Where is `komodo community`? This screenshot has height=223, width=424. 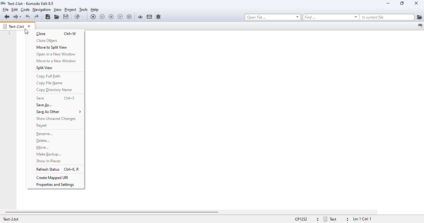
komodo community is located at coordinates (140, 17).